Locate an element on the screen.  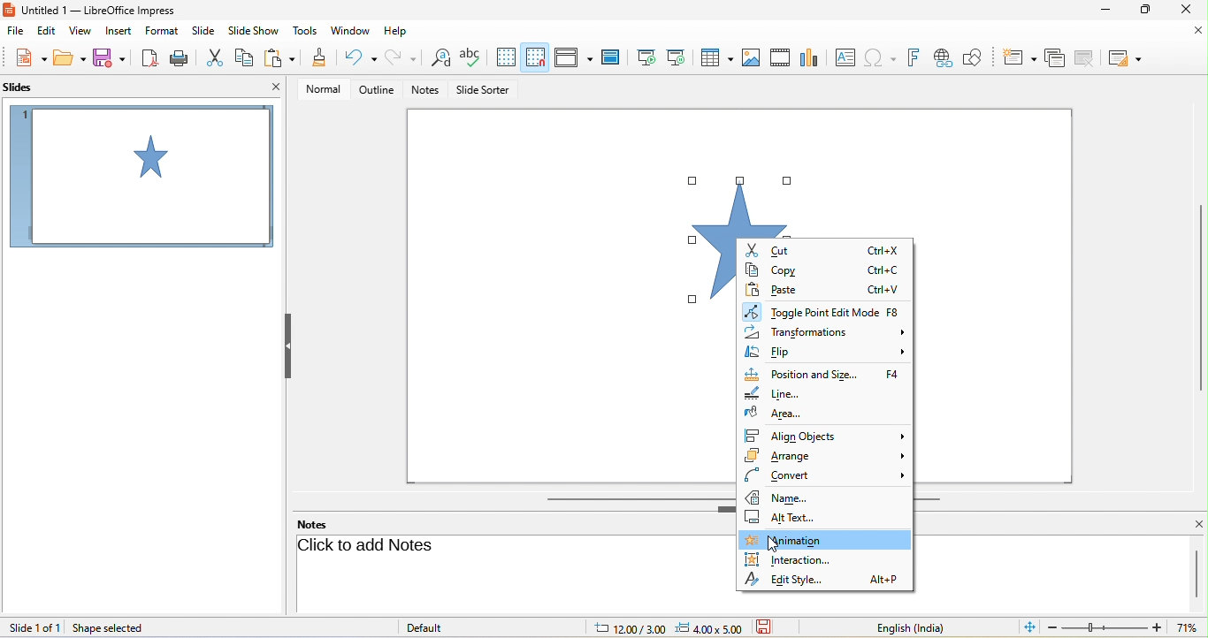
copy is located at coordinates (247, 57).